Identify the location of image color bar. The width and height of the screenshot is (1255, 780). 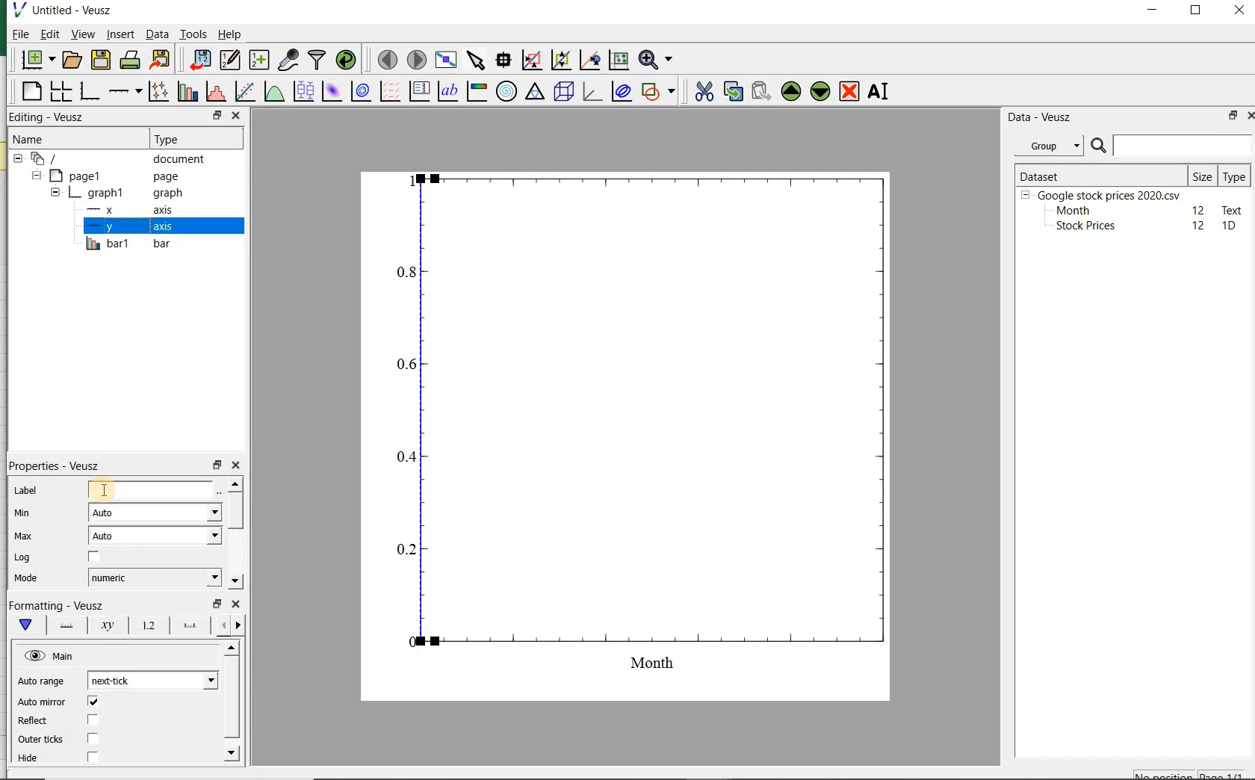
(475, 91).